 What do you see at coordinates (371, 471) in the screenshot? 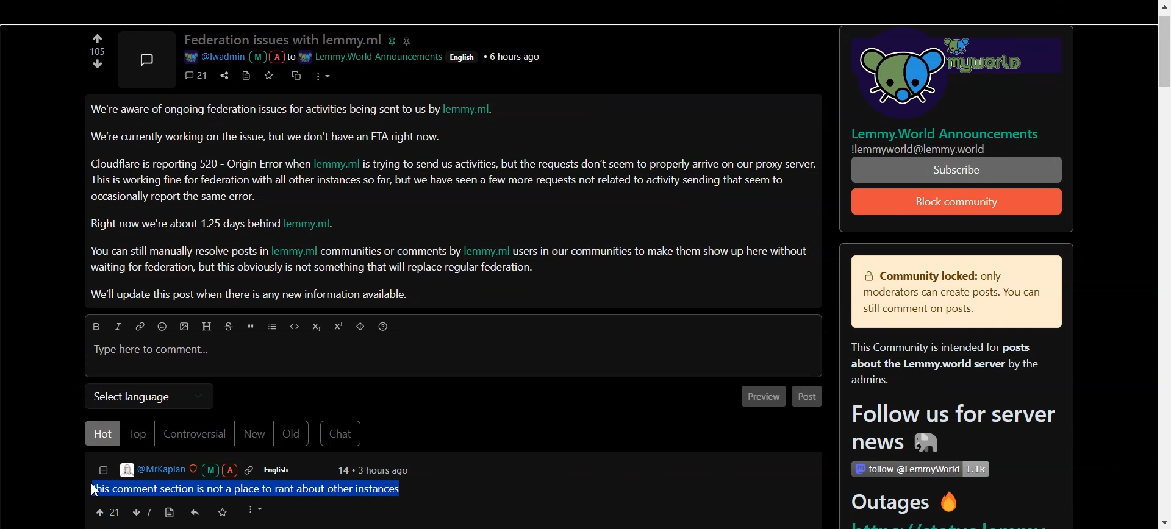
I see `14 + 3 hours ago` at bounding box center [371, 471].